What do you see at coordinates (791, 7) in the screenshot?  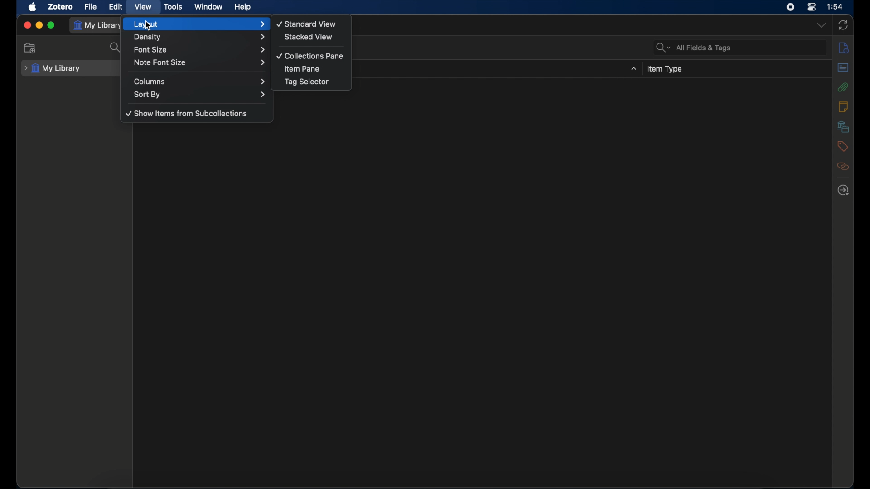 I see `screen recorder` at bounding box center [791, 7].